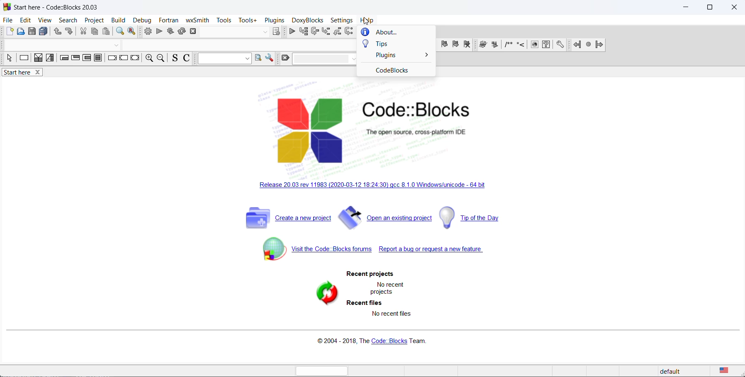 The height and width of the screenshot is (377, 745). What do you see at coordinates (306, 20) in the screenshot?
I see `DoxyBlocks` at bounding box center [306, 20].